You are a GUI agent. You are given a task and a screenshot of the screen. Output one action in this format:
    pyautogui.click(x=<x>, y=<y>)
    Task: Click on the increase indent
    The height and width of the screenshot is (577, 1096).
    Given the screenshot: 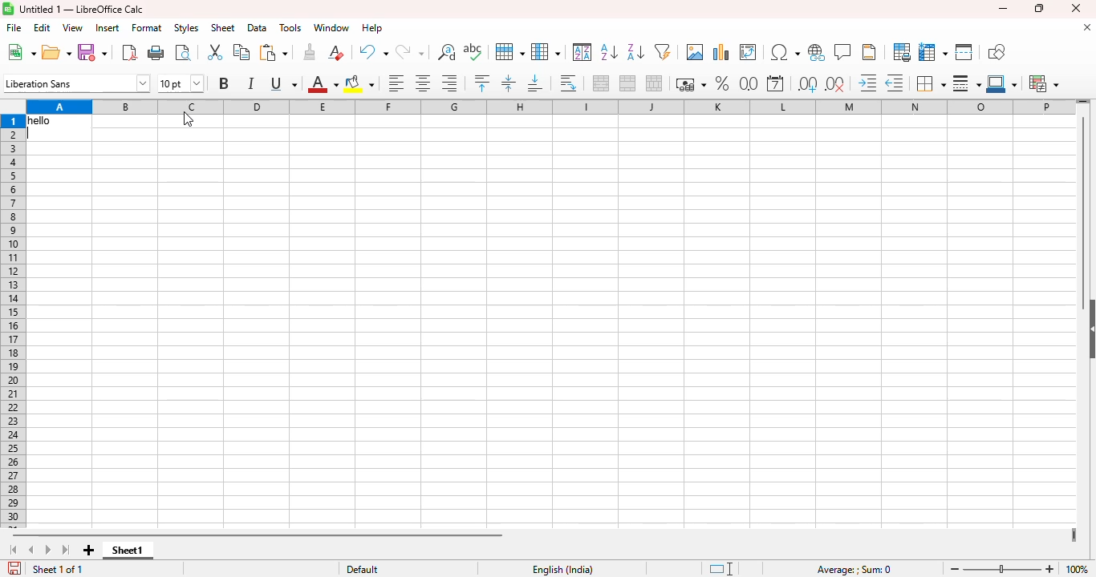 What is the action you would take?
    pyautogui.click(x=867, y=83)
    